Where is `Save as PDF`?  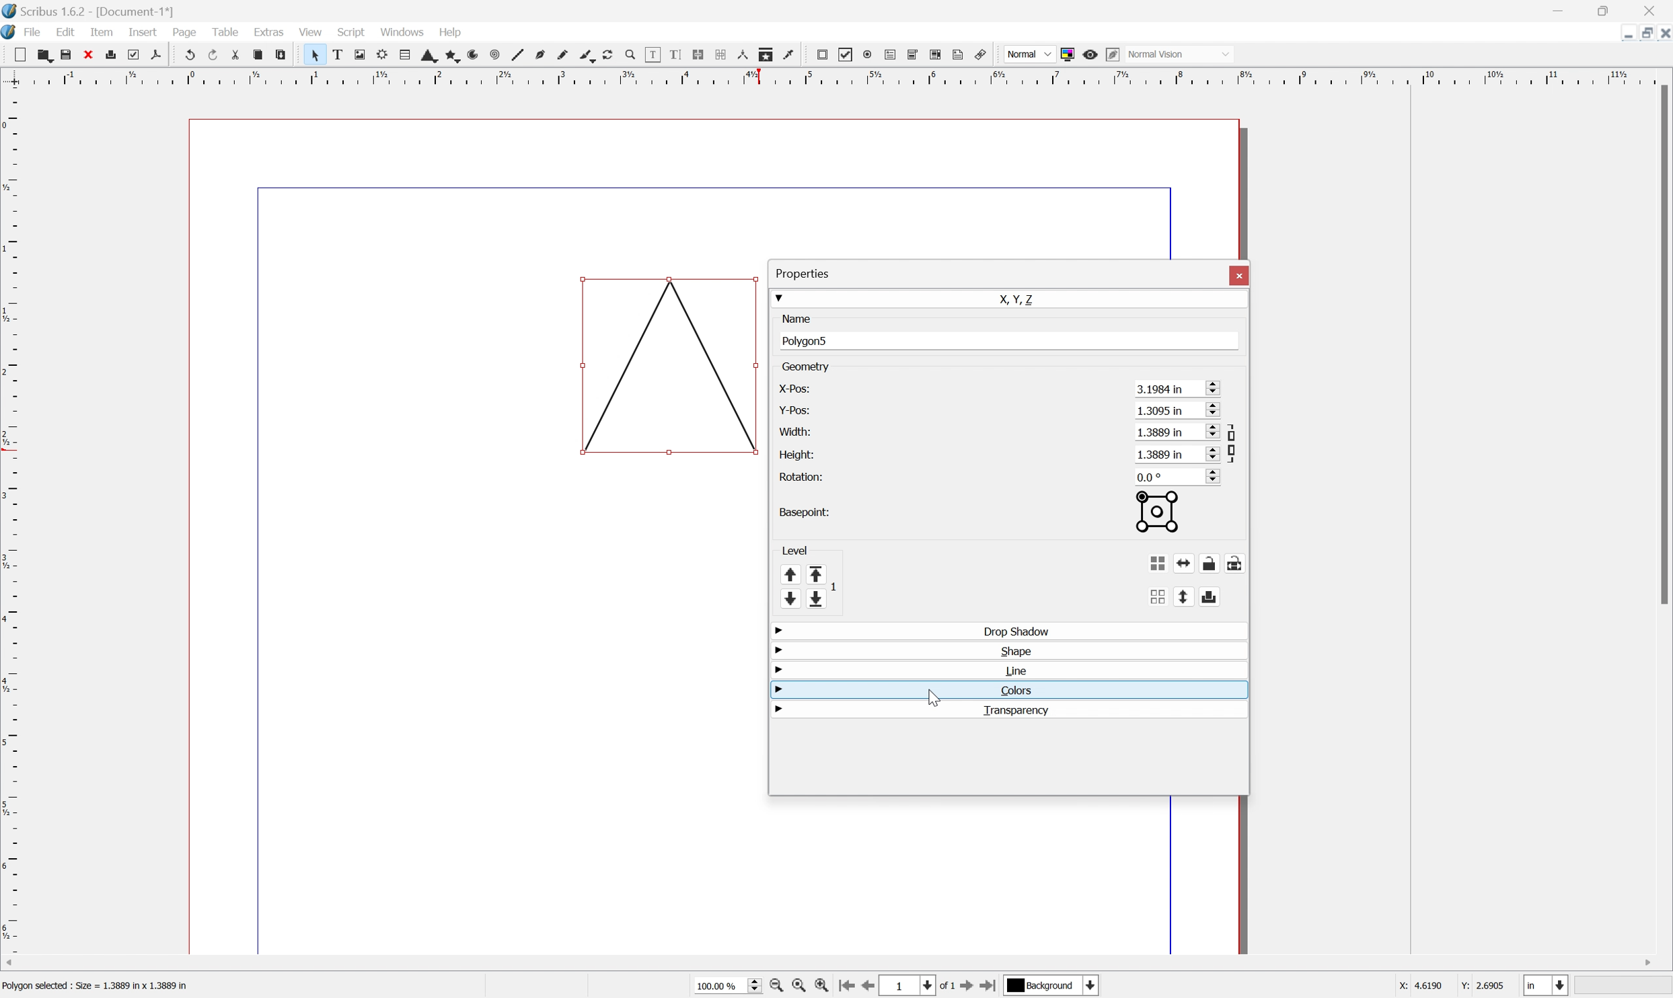 Save as PDF is located at coordinates (156, 56).